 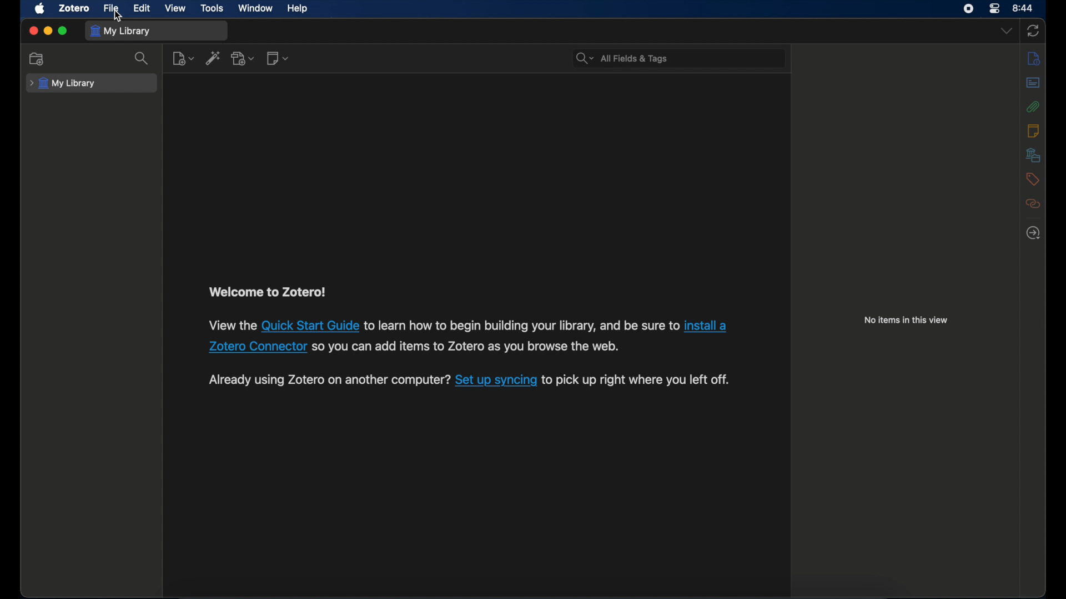 I want to click on edit, so click(x=140, y=8).